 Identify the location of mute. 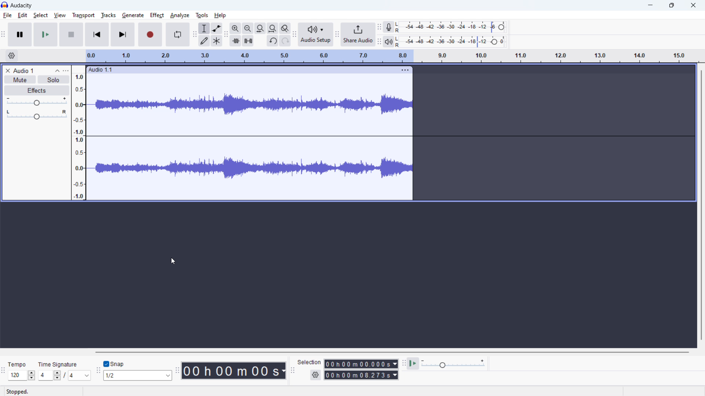
(20, 79).